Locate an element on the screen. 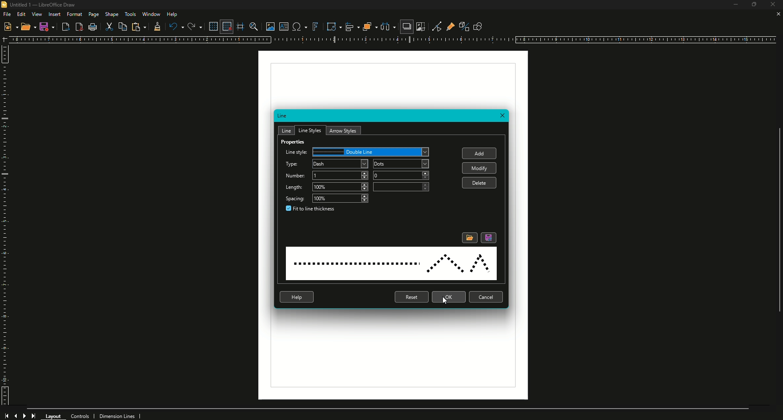  Insert Image is located at coordinates (268, 25).